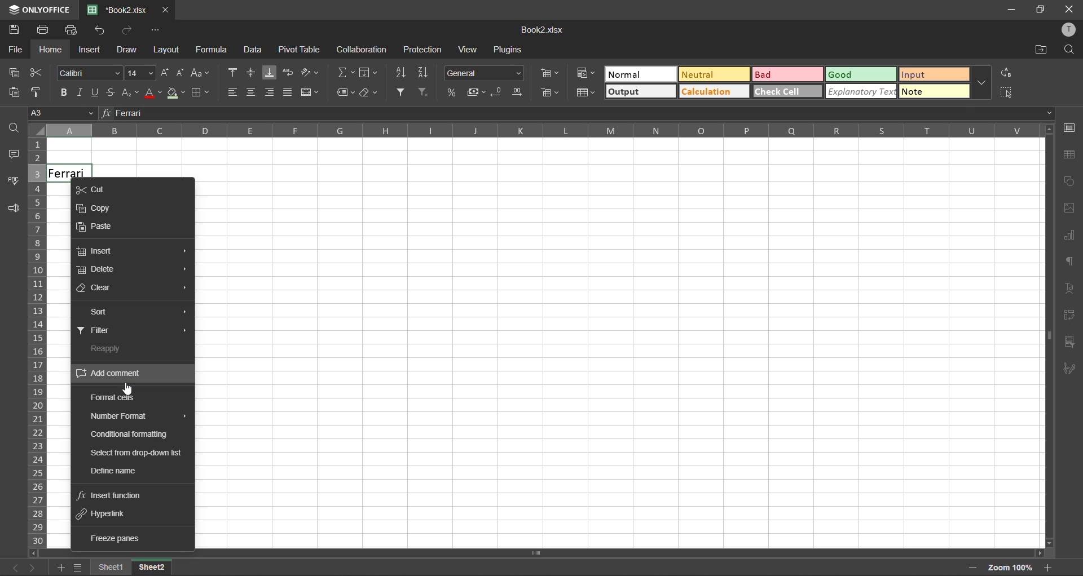 The height and width of the screenshot is (576, 1083). What do you see at coordinates (935, 76) in the screenshot?
I see `input` at bounding box center [935, 76].